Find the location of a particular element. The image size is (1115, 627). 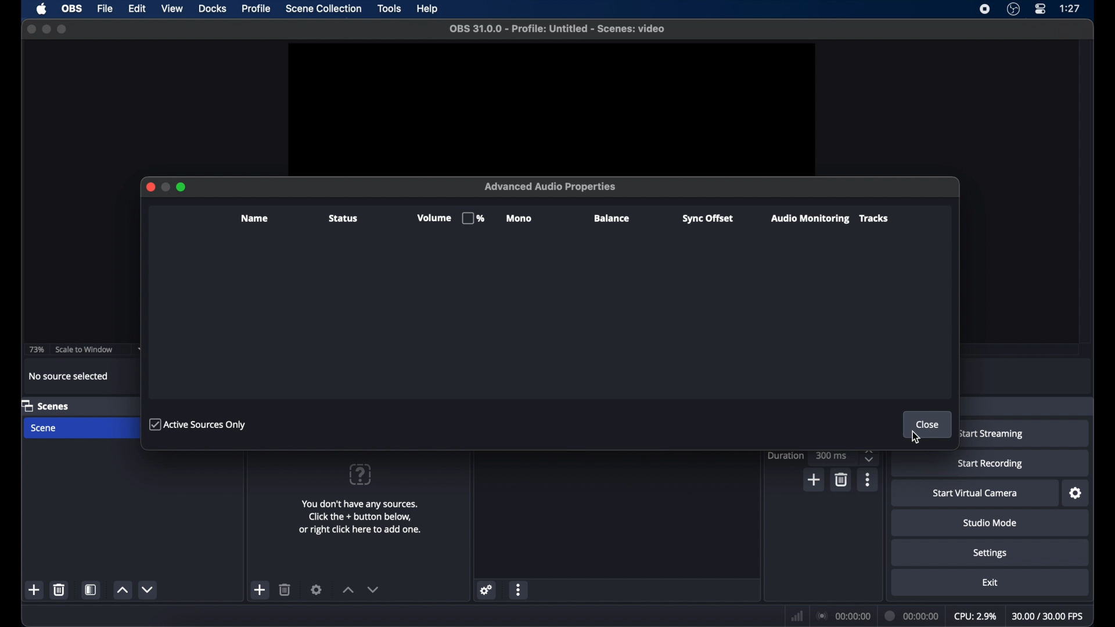

scene is located at coordinates (45, 405).